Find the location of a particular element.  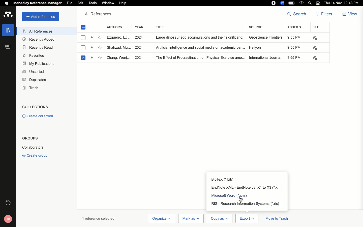

Recently read is located at coordinates (37, 47).